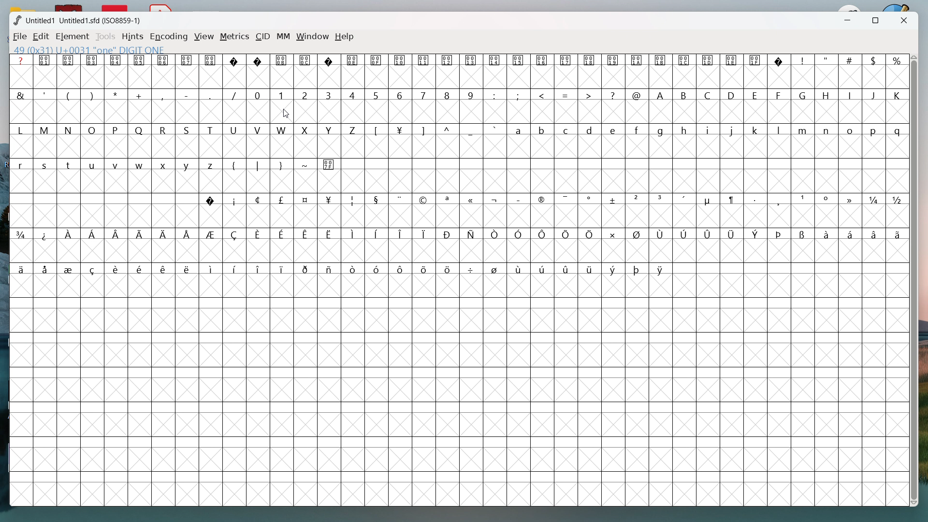  I want to click on s, so click(45, 164).